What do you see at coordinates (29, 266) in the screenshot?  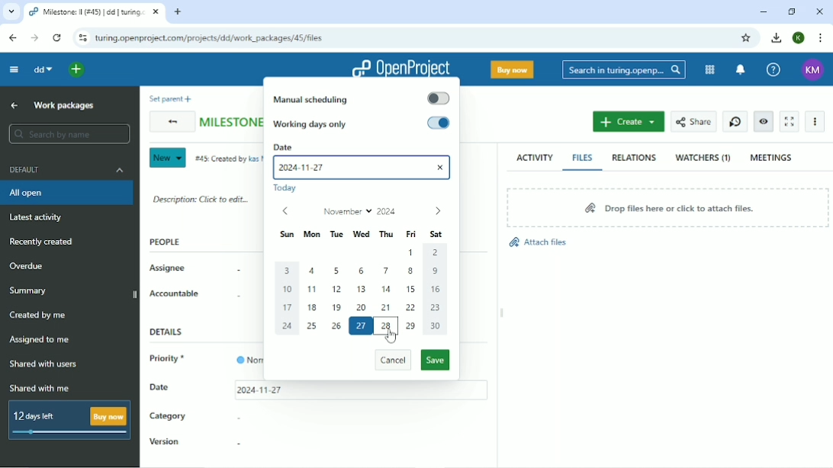 I see `Overdue` at bounding box center [29, 266].